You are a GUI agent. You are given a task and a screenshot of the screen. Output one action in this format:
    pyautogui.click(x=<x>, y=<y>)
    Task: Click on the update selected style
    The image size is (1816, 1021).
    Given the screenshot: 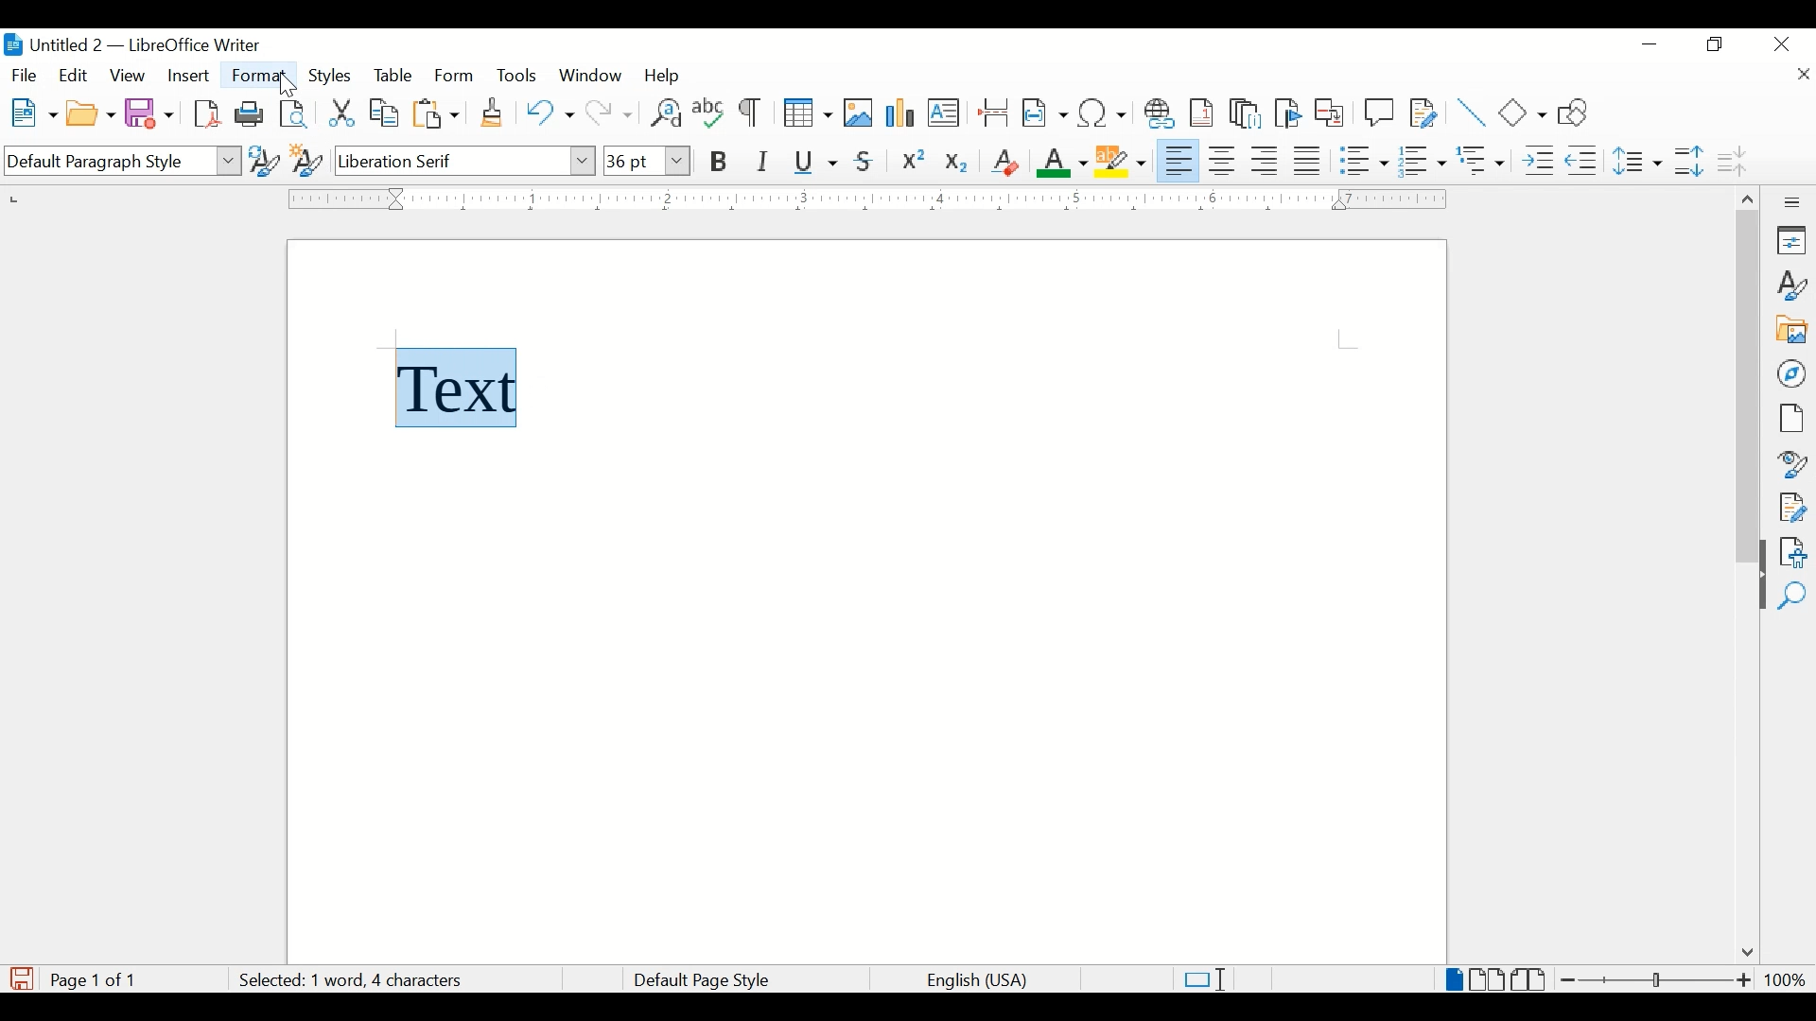 What is the action you would take?
    pyautogui.click(x=264, y=160)
    